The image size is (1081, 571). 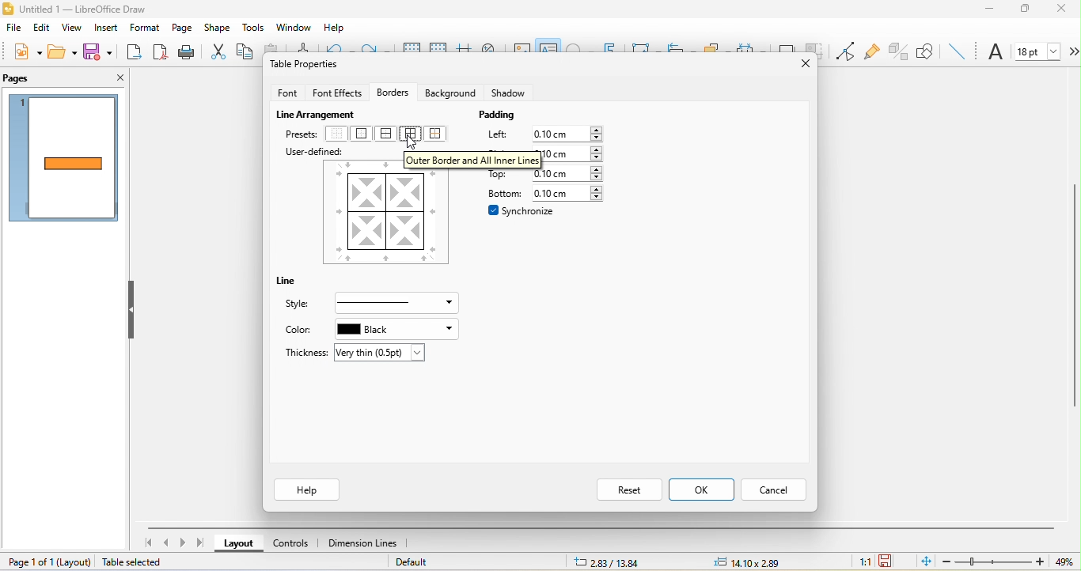 What do you see at coordinates (135, 563) in the screenshot?
I see `table selected` at bounding box center [135, 563].